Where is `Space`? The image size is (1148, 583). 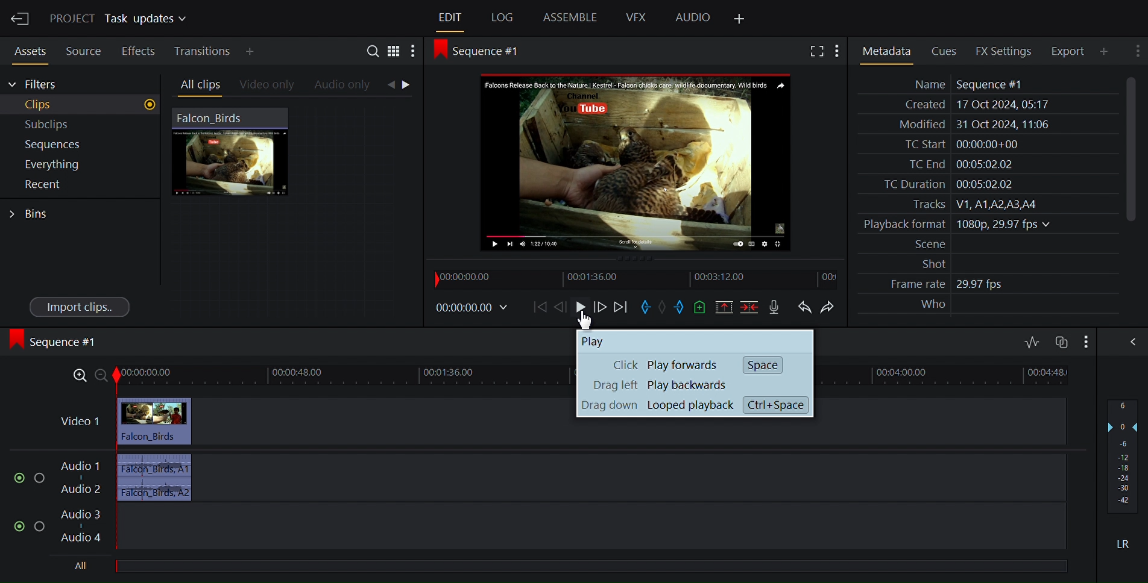 Space is located at coordinates (762, 364).